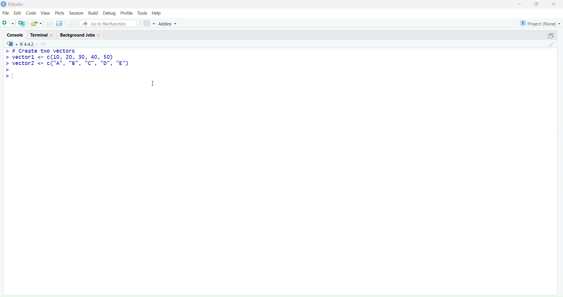  What do you see at coordinates (519, 4) in the screenshot?
I see `Minimize` at bounding box center [519, 4].